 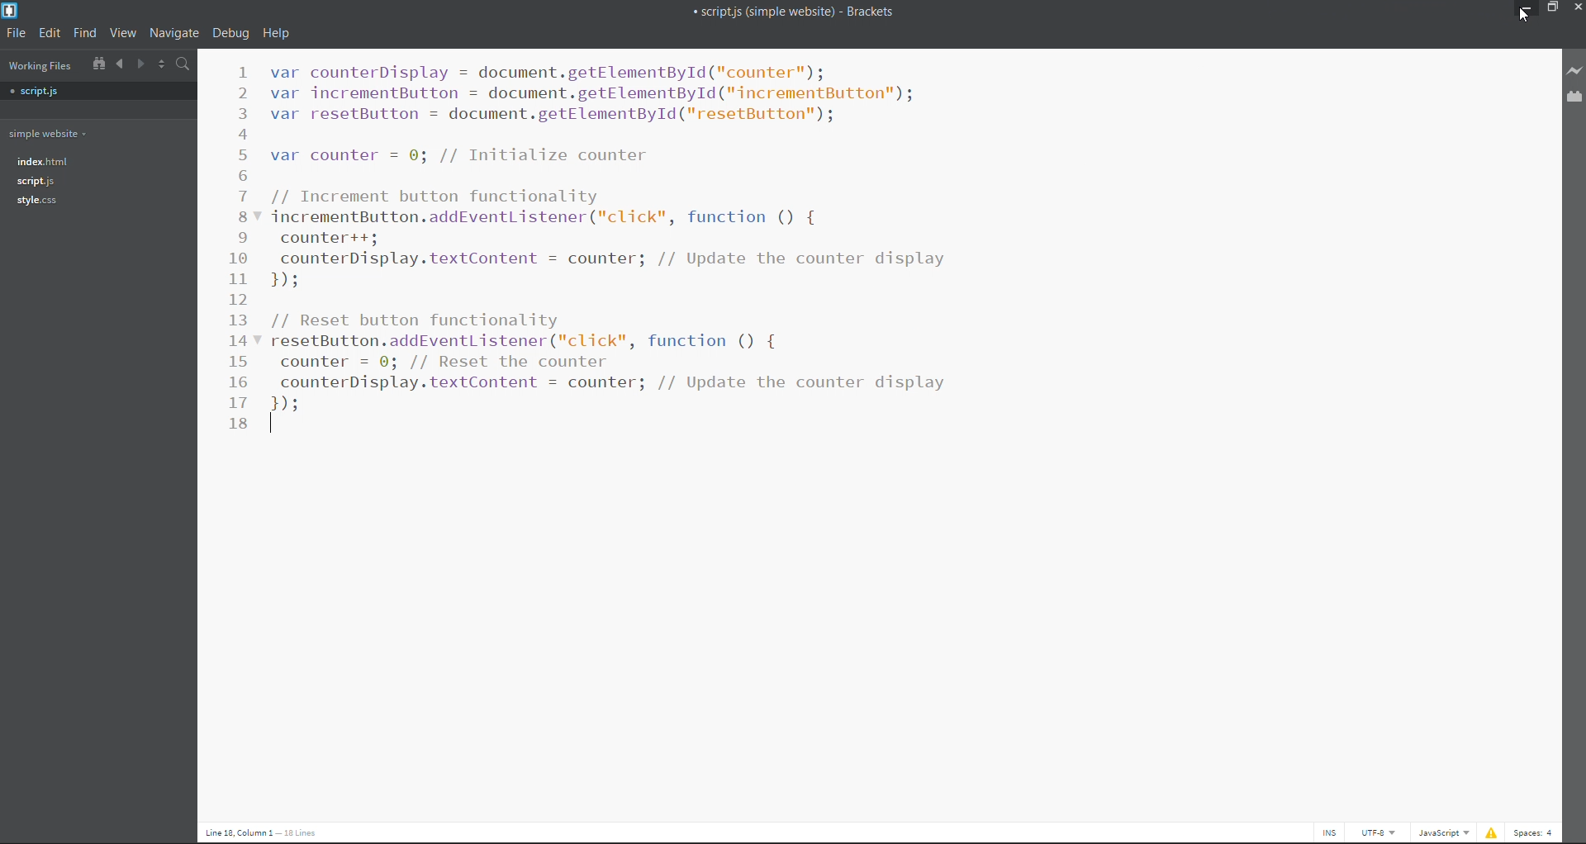 What do you see at coordinates (1573, 97) in the screenshot?
I see `extension manager` at bounding box center [1573, 97].